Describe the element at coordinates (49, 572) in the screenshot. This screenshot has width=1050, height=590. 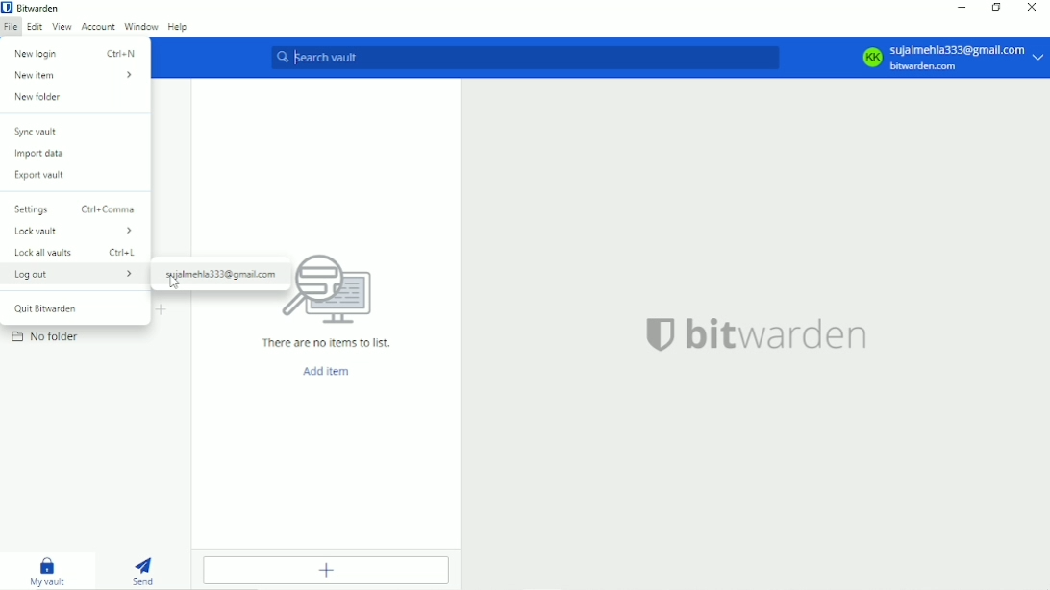
I see `My vault` at that location.